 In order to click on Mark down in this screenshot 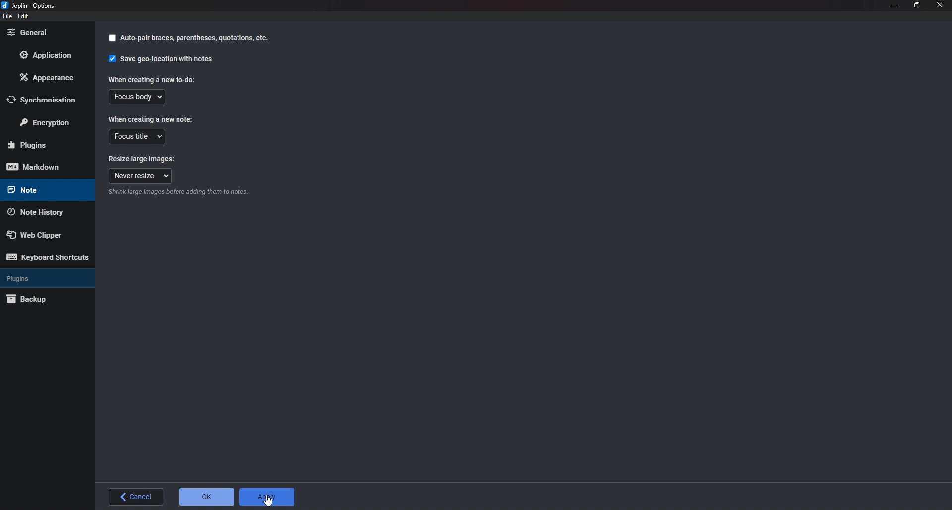, I will do `click(43, 167)`.